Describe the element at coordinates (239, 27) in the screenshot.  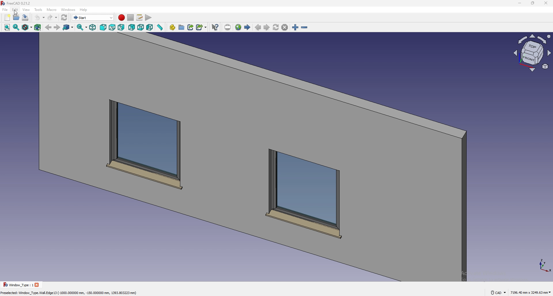
I see `open website` at that location.